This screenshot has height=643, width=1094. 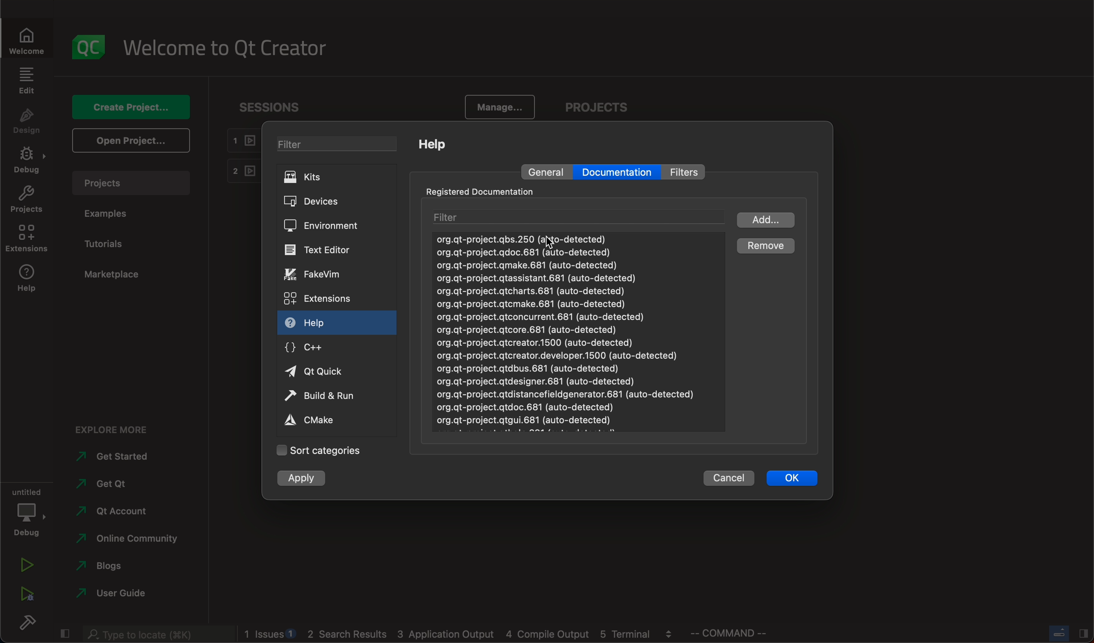 What do you see at coordinates (485, 191) in the screenshot?
I see `registered` at bounding box center [485, 191].